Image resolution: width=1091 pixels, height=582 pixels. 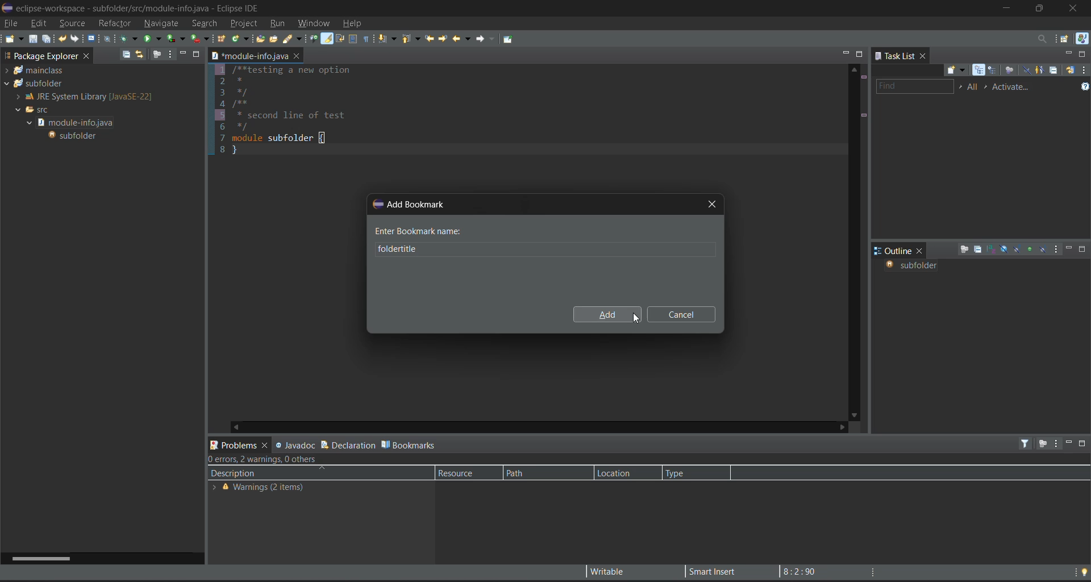 What do you see at coordinates (41, 57) in the screenshot?
I see `Project Explorer` at bounding box center [41, 57].